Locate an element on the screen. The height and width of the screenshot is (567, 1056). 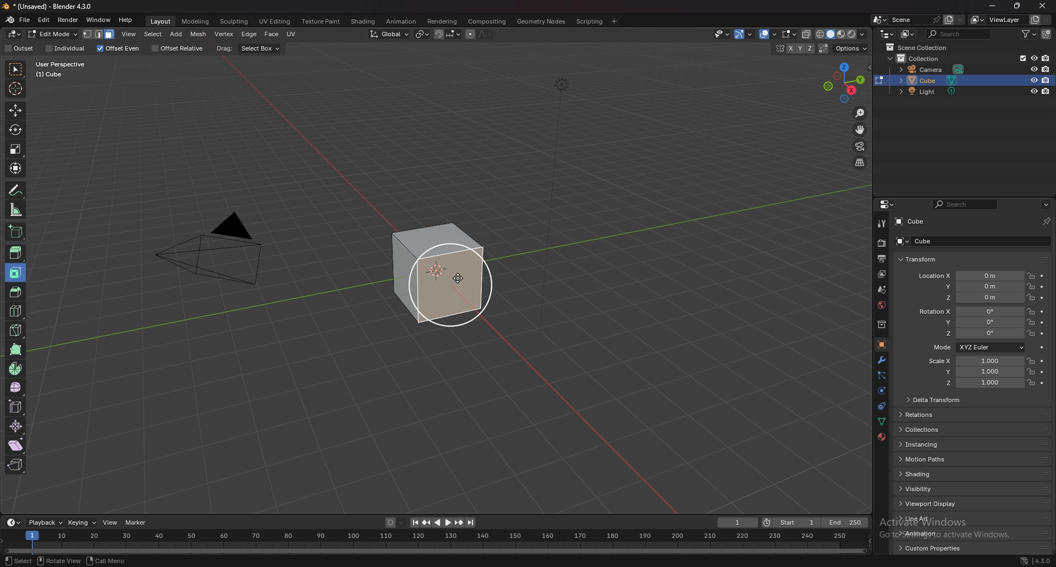
animate property is located at coordinates (1042, 323).